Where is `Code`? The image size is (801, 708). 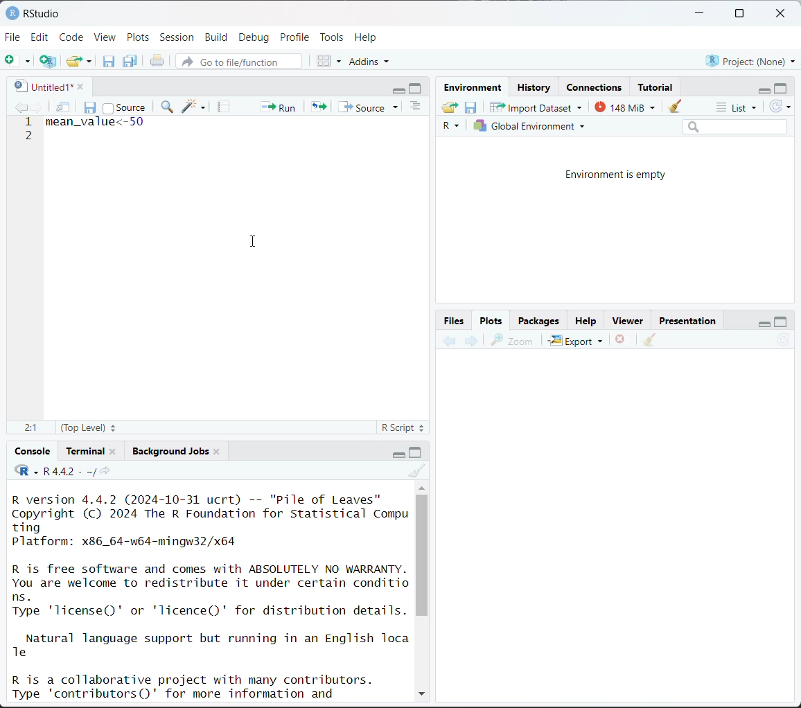
Code is located at coordinates (73, 36).